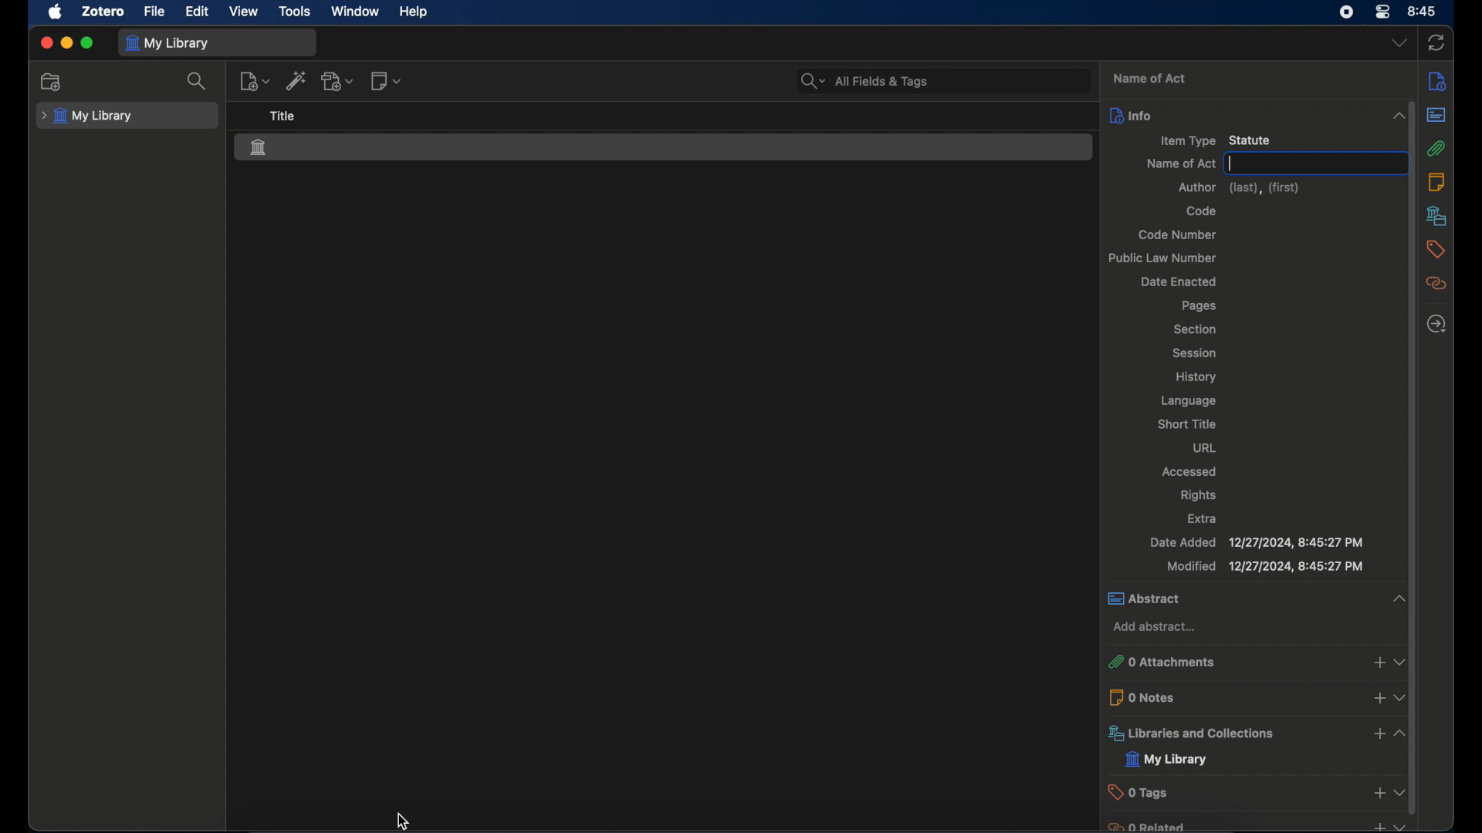  What do you see at coordinates (1203, 447) in the screenshot?
I see `url` at bounding box center [1203, 447].